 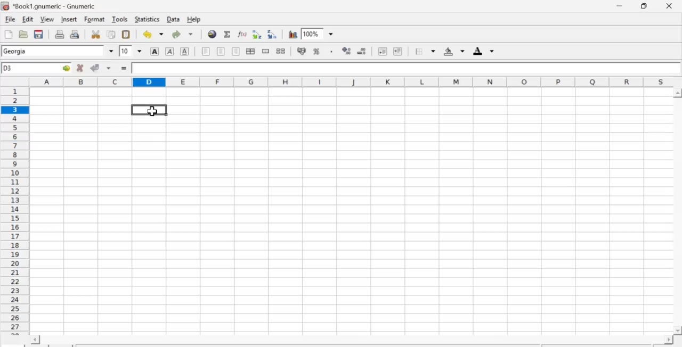 I want to click on cursor, so click(x=150, y=110).